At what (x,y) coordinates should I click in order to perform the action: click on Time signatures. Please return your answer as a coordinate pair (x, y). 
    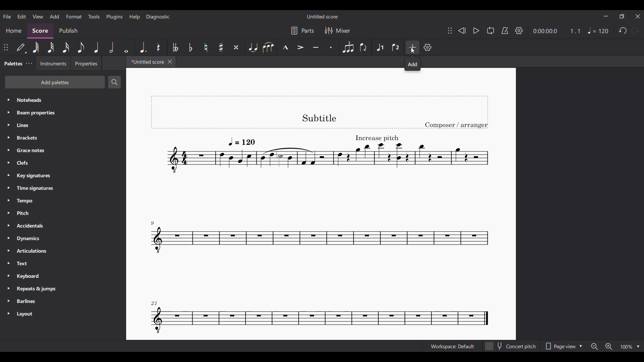
    Looking at the image, I should click on (63, 188).